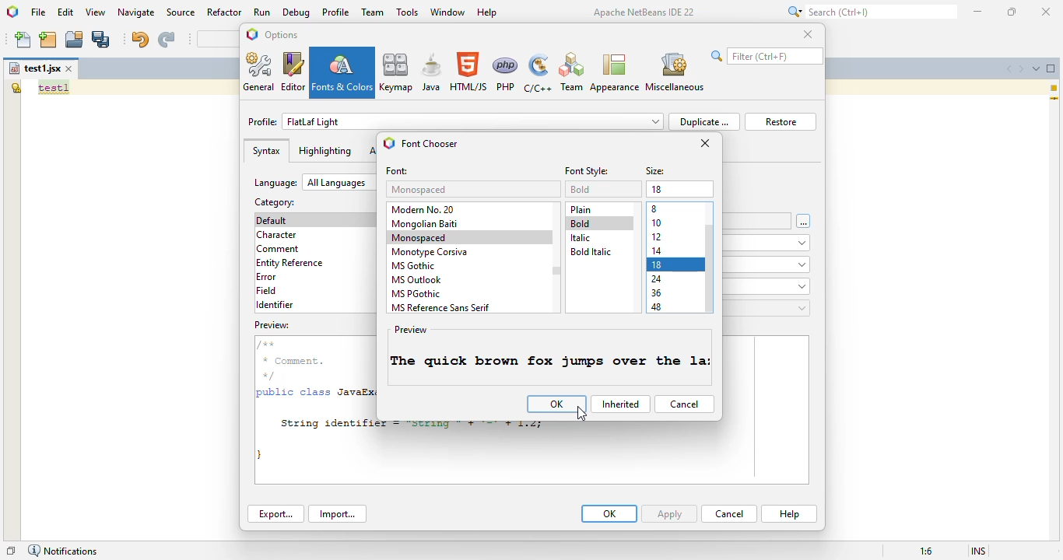  Describe the element at coordinates (48, 40) in the screenshot. I see `new project` at that location.